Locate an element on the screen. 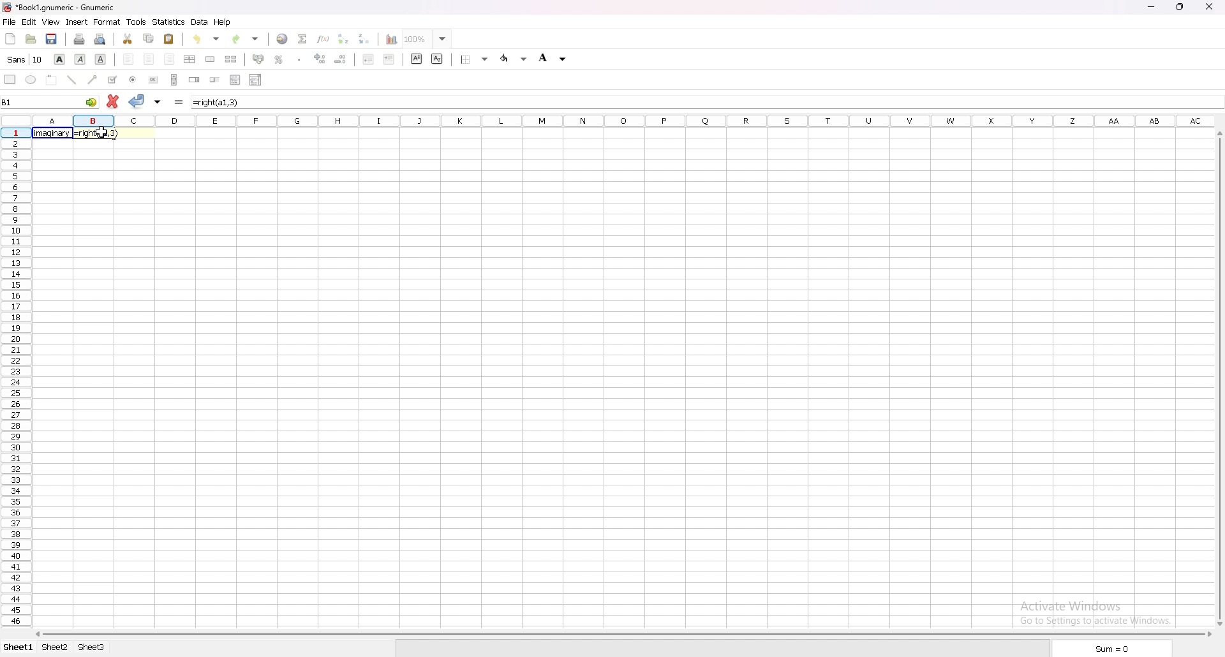 The width and height of the screenshot is (1225, 657). combo box is located at coordinates (256, 80).